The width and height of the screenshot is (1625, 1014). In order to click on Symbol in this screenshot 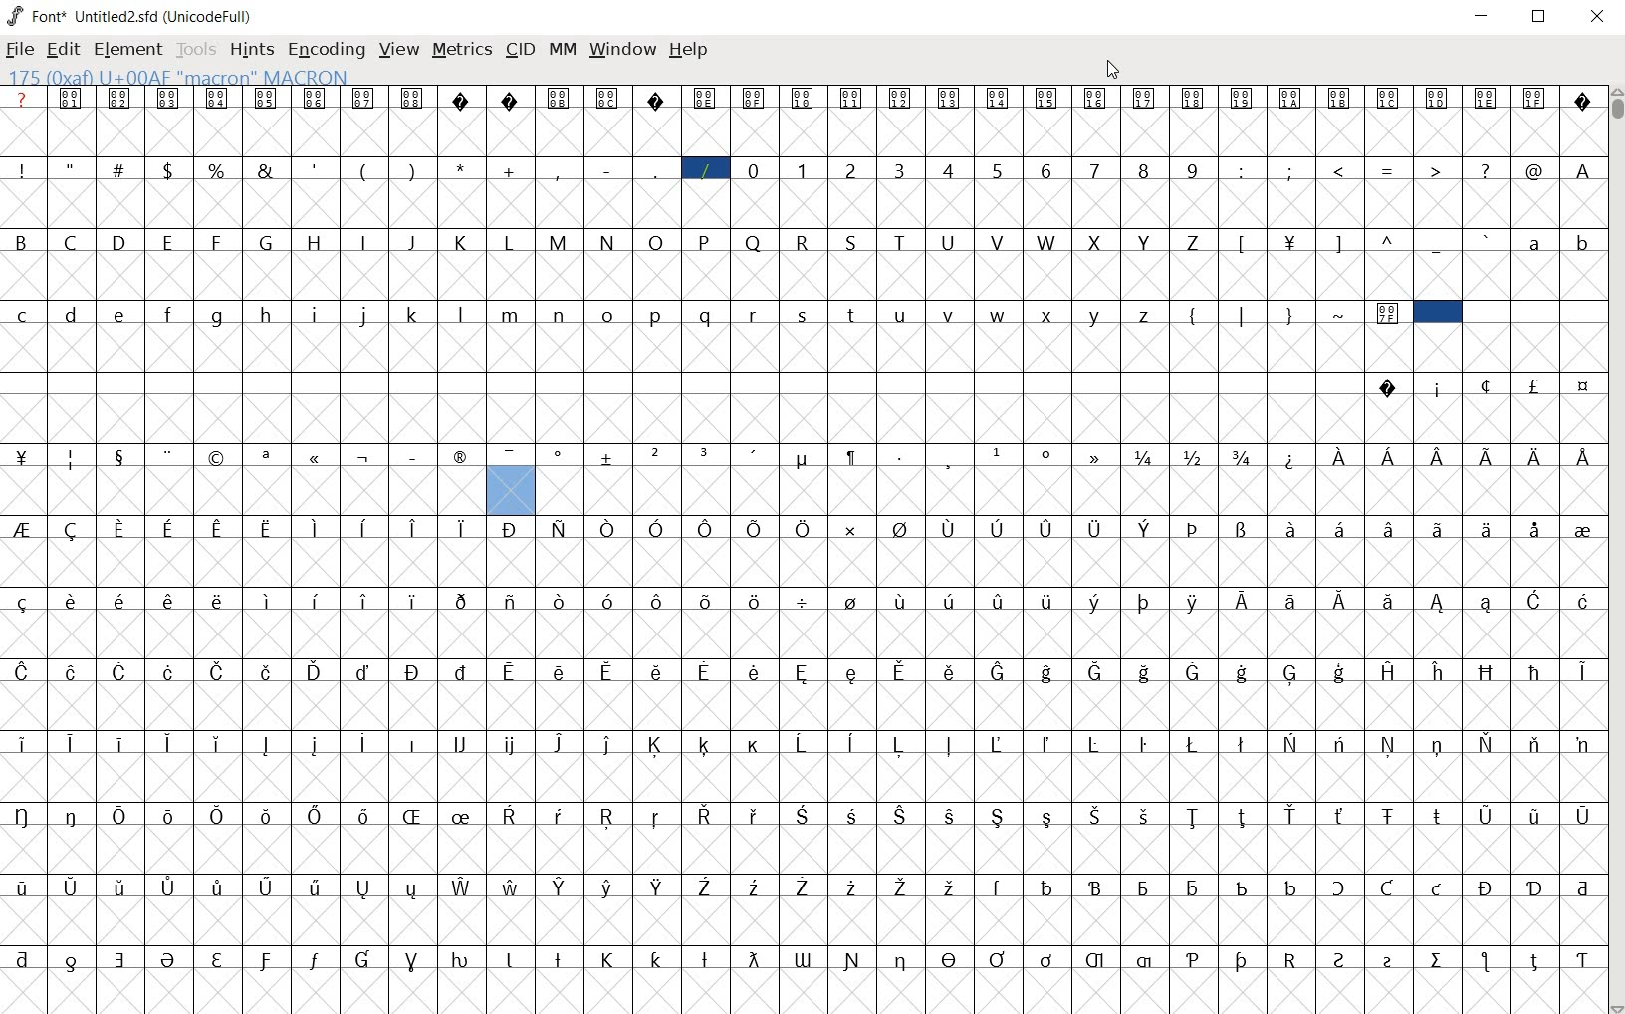, I will do `click(1147, 456)`.